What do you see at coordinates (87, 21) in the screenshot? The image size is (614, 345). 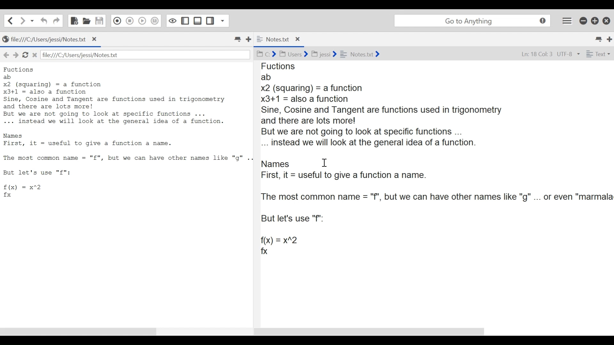 I see `Open file` at bounding box center [87, 21].